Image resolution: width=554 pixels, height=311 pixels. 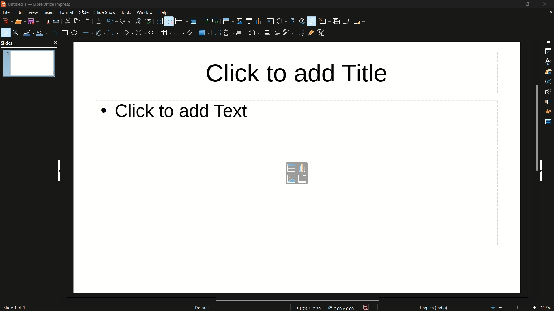 What do you see at coordinates (216, 21) in the screenshot?
I see `start from current slide` at bounding box center [216, 21].